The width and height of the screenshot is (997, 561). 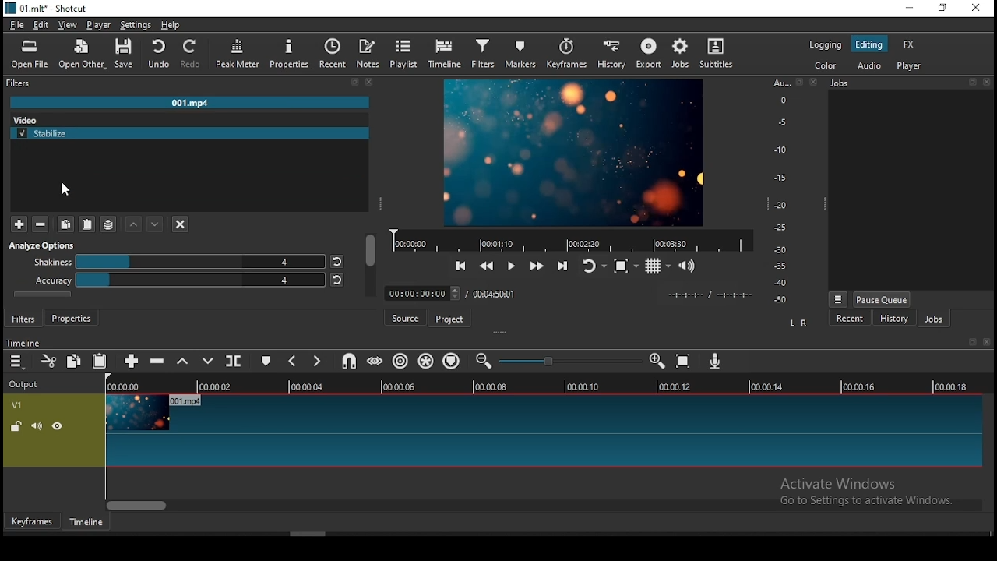 What do you see at coordinates (77, 360) in the screenshot?
I see `copy` at bounding box center [77, 360].